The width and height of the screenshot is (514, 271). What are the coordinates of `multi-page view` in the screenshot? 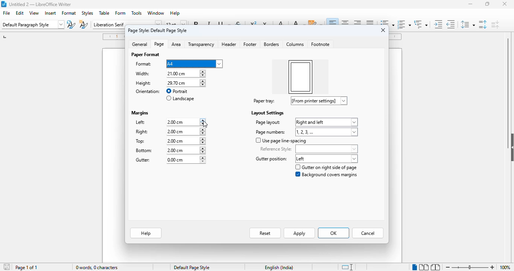 It's located at (424, 267).